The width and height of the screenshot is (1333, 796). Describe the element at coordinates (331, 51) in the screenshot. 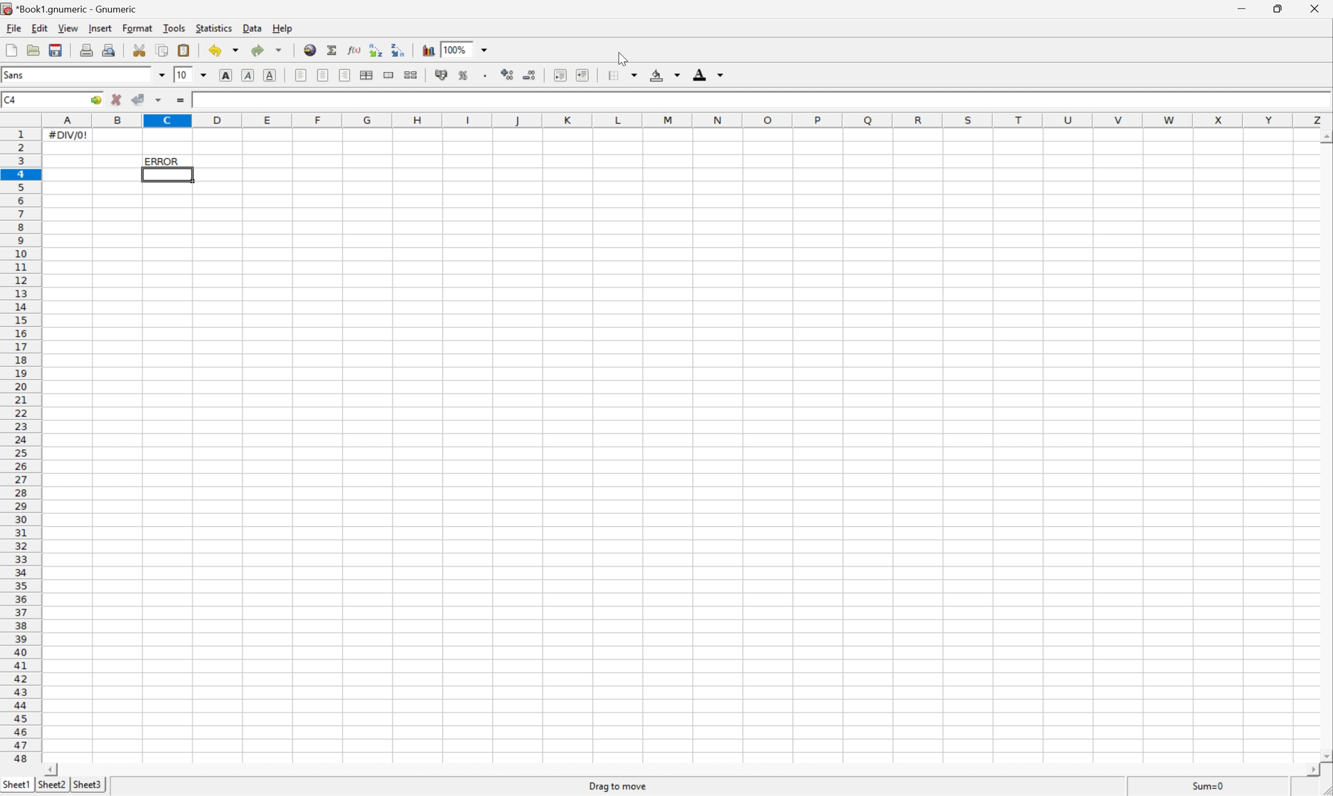

I see `Sum into the current cell` at that location.